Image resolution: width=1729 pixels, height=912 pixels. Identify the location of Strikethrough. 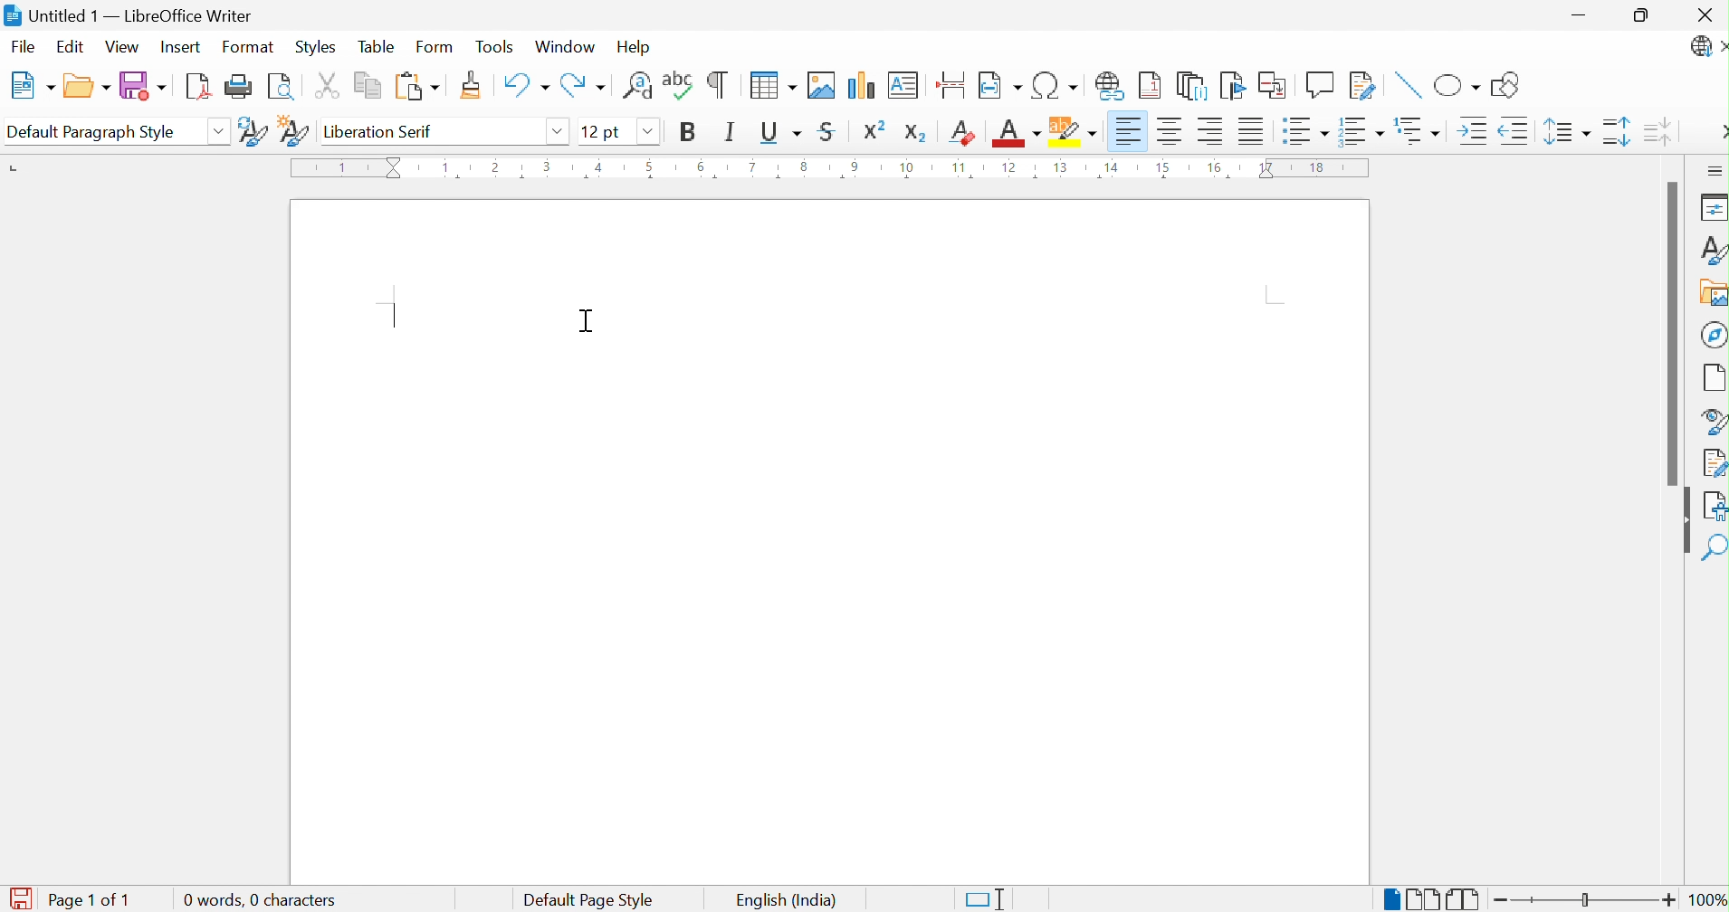
(829, 129).